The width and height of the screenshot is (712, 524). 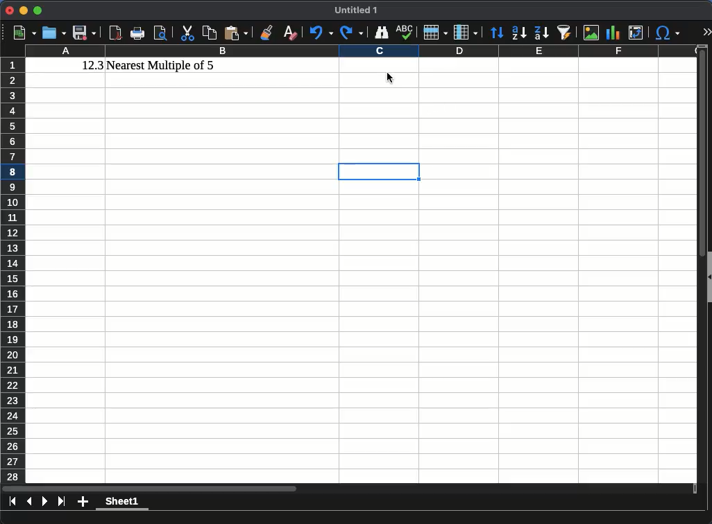 I want to click on sheet1, so click(x=123, y=503).